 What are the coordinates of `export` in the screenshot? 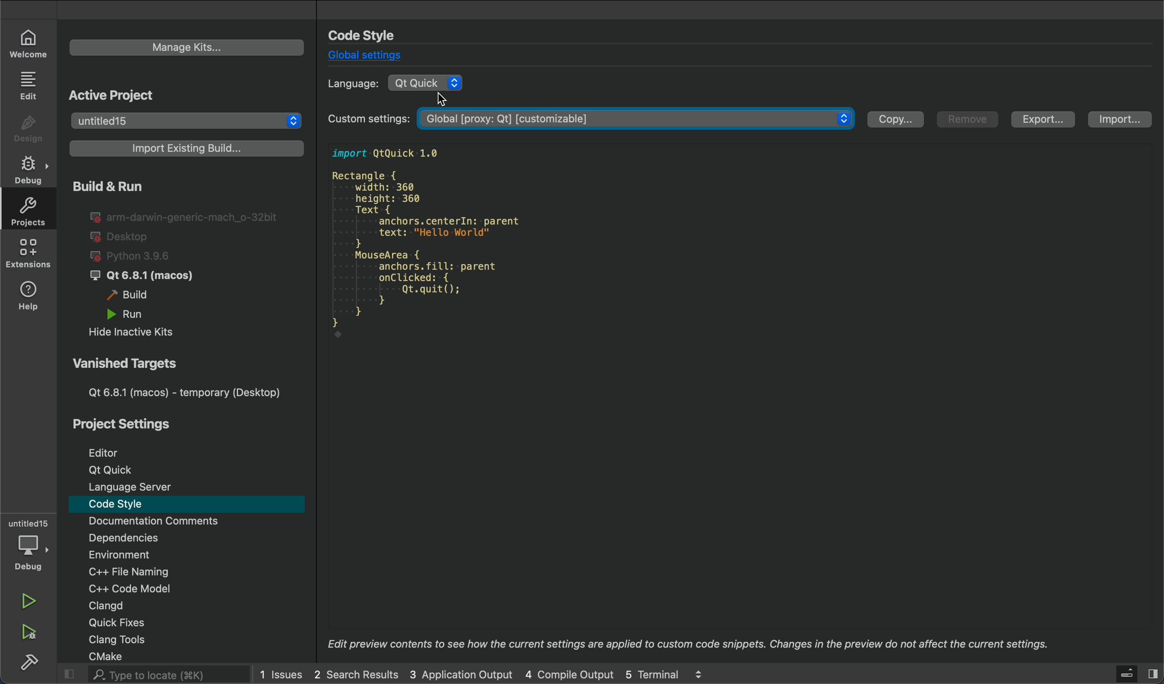 It's located at (1043, 122).